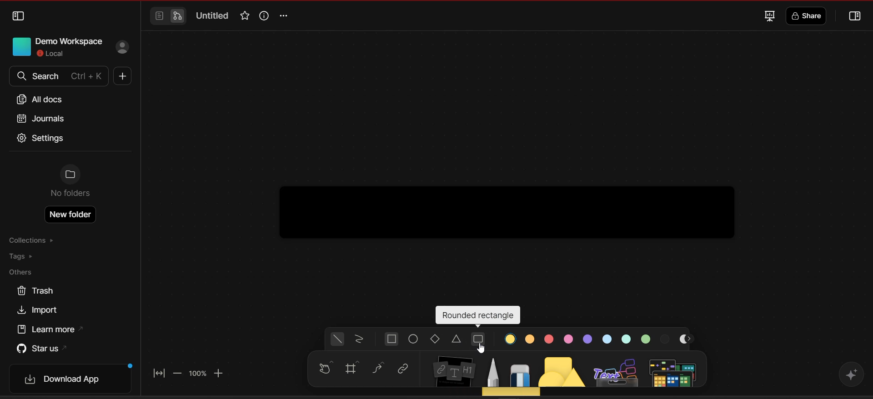  I want to click on tags, so click(28, 257).